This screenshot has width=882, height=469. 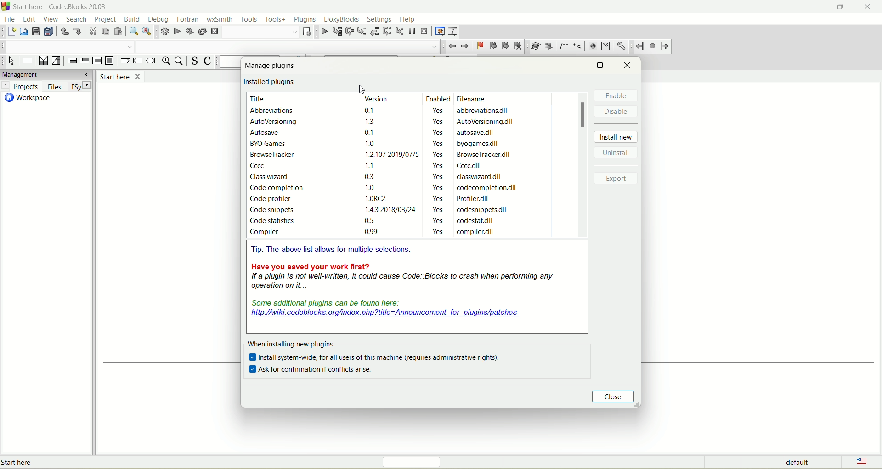 What do you see at coordinates (666, 46) in the screenshot?
I see `jump forward` at bounding box center [666, 46].